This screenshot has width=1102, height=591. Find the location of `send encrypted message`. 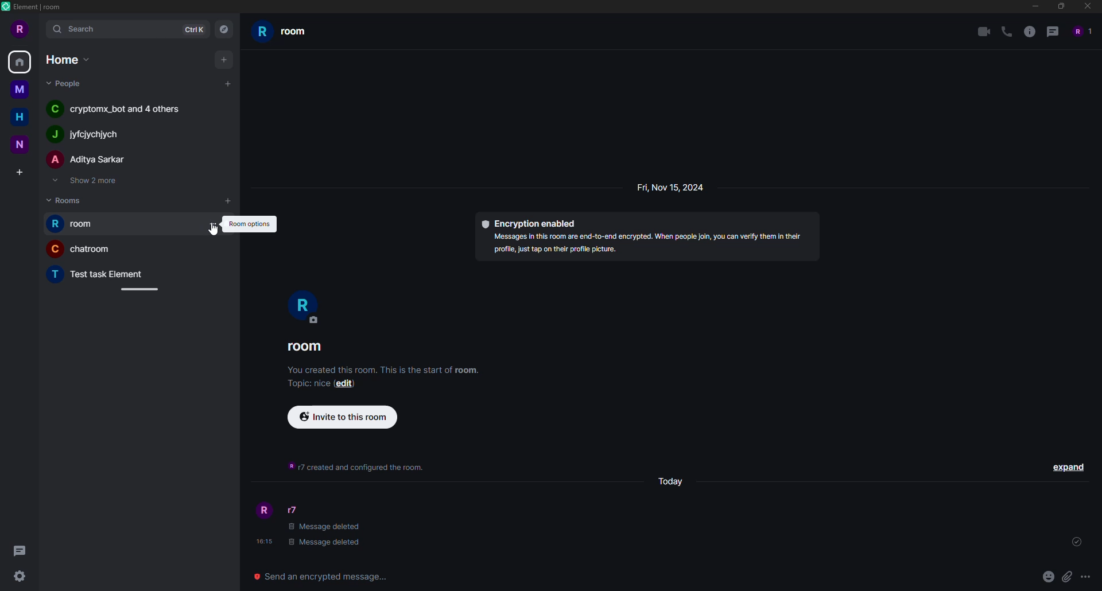

send encrypted message is located at coordinates (325, 575).